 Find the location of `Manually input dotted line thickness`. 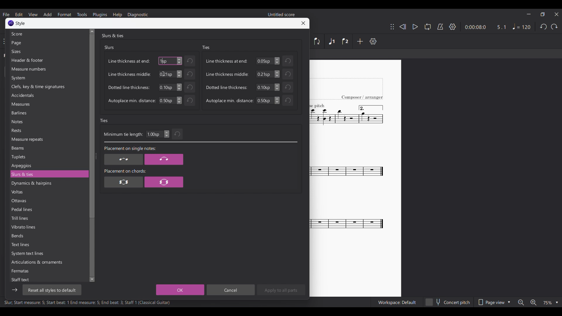

Manually input dotted line thickness is located at coordinates (167, 87).